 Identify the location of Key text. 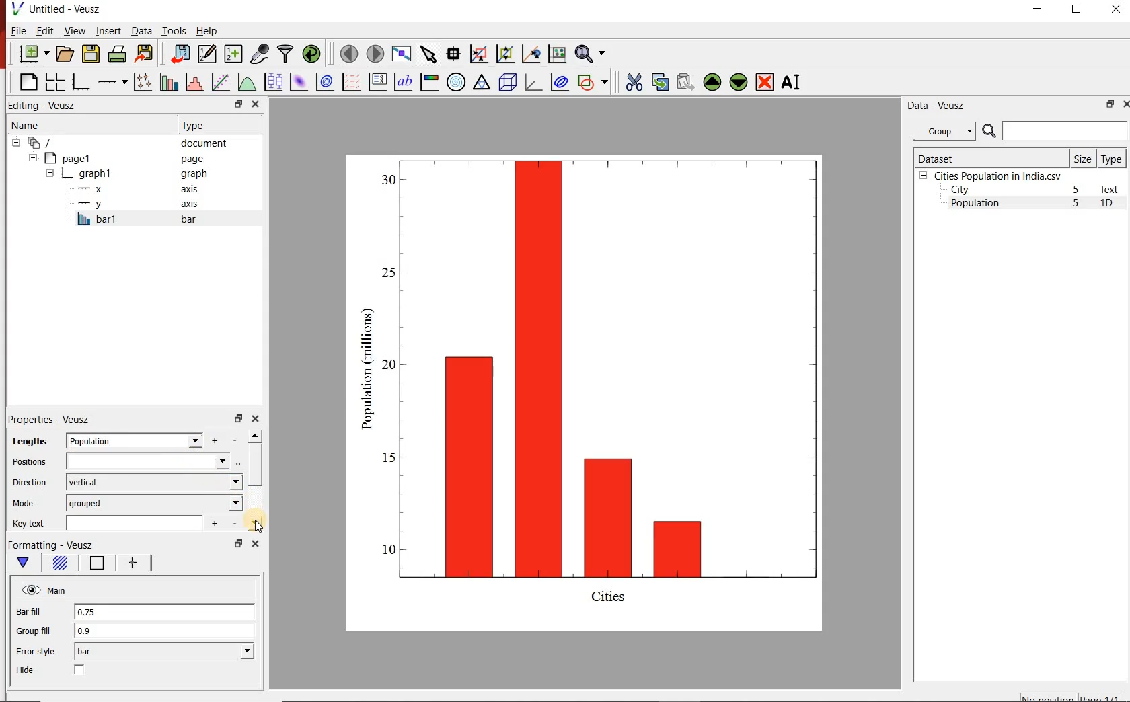
(31, 524).